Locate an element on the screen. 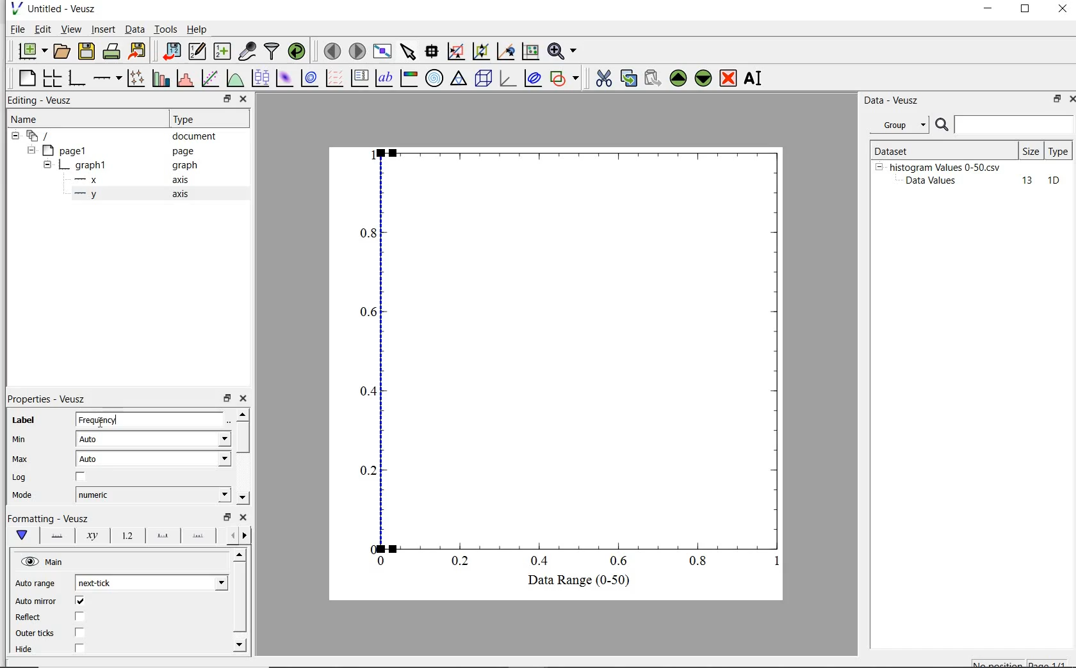 This screenshot has height=668, width=1076. major ticks is located at coordinates (162, 536).